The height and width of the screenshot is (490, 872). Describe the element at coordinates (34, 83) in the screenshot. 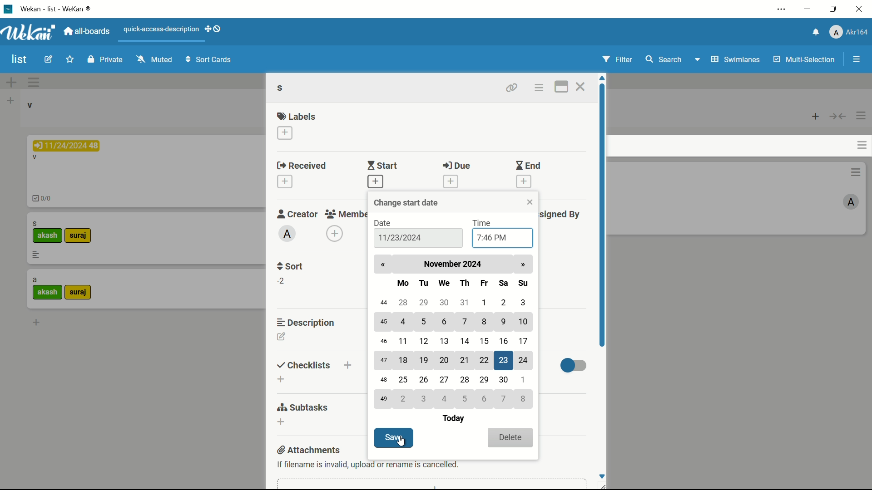

I see `swimlane actions` at that location.